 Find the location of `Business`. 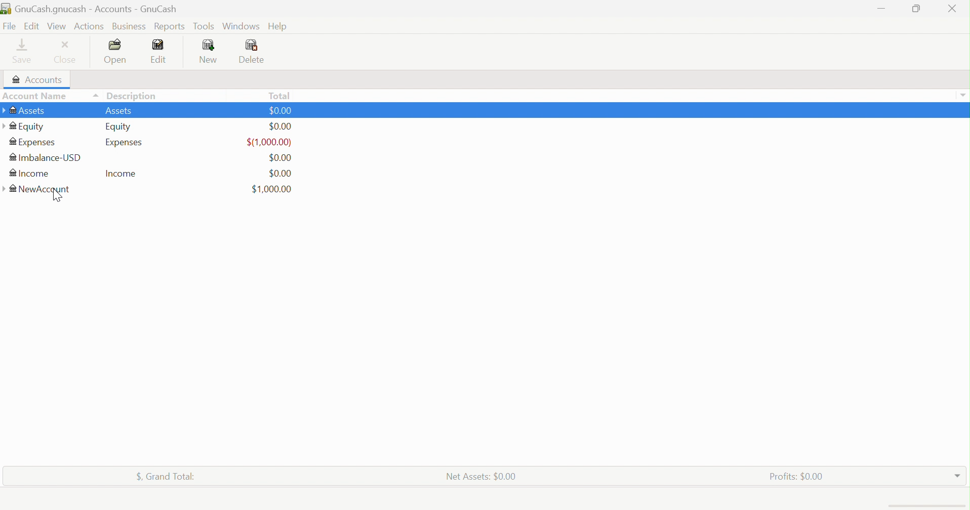

Business is located at coordinates (130, 25).